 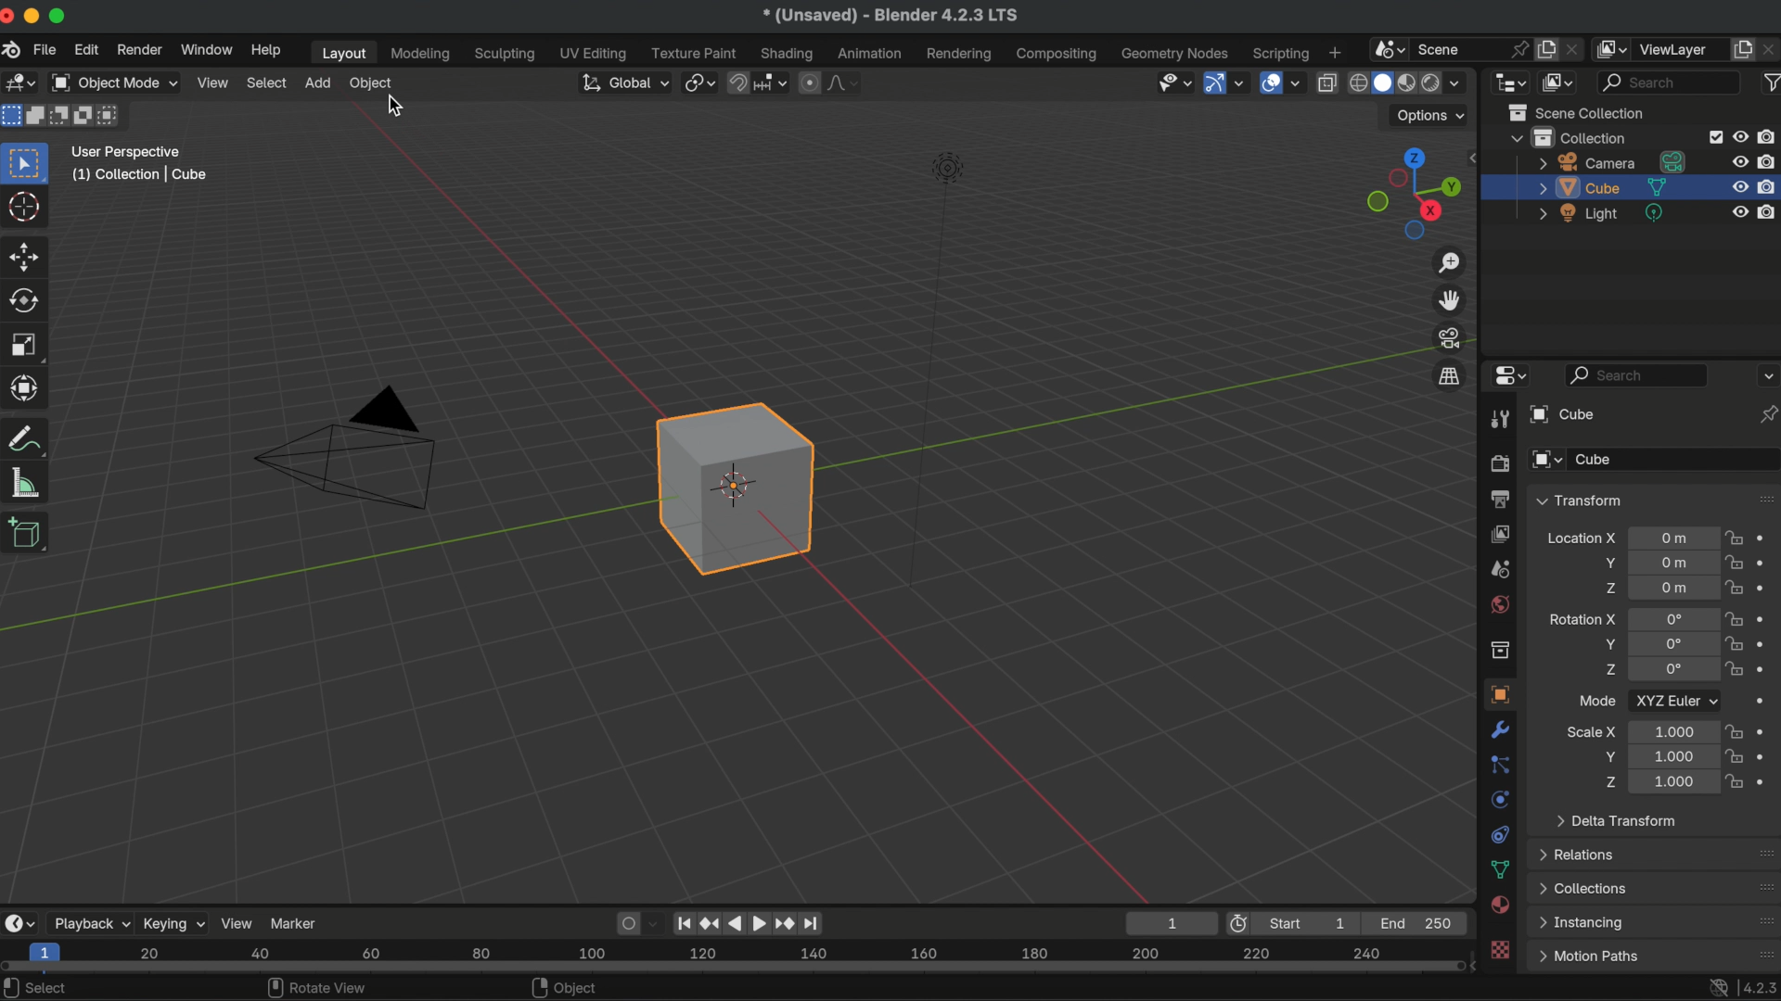 I want to click on browse object to be linked, so click(x=1547, y=461).